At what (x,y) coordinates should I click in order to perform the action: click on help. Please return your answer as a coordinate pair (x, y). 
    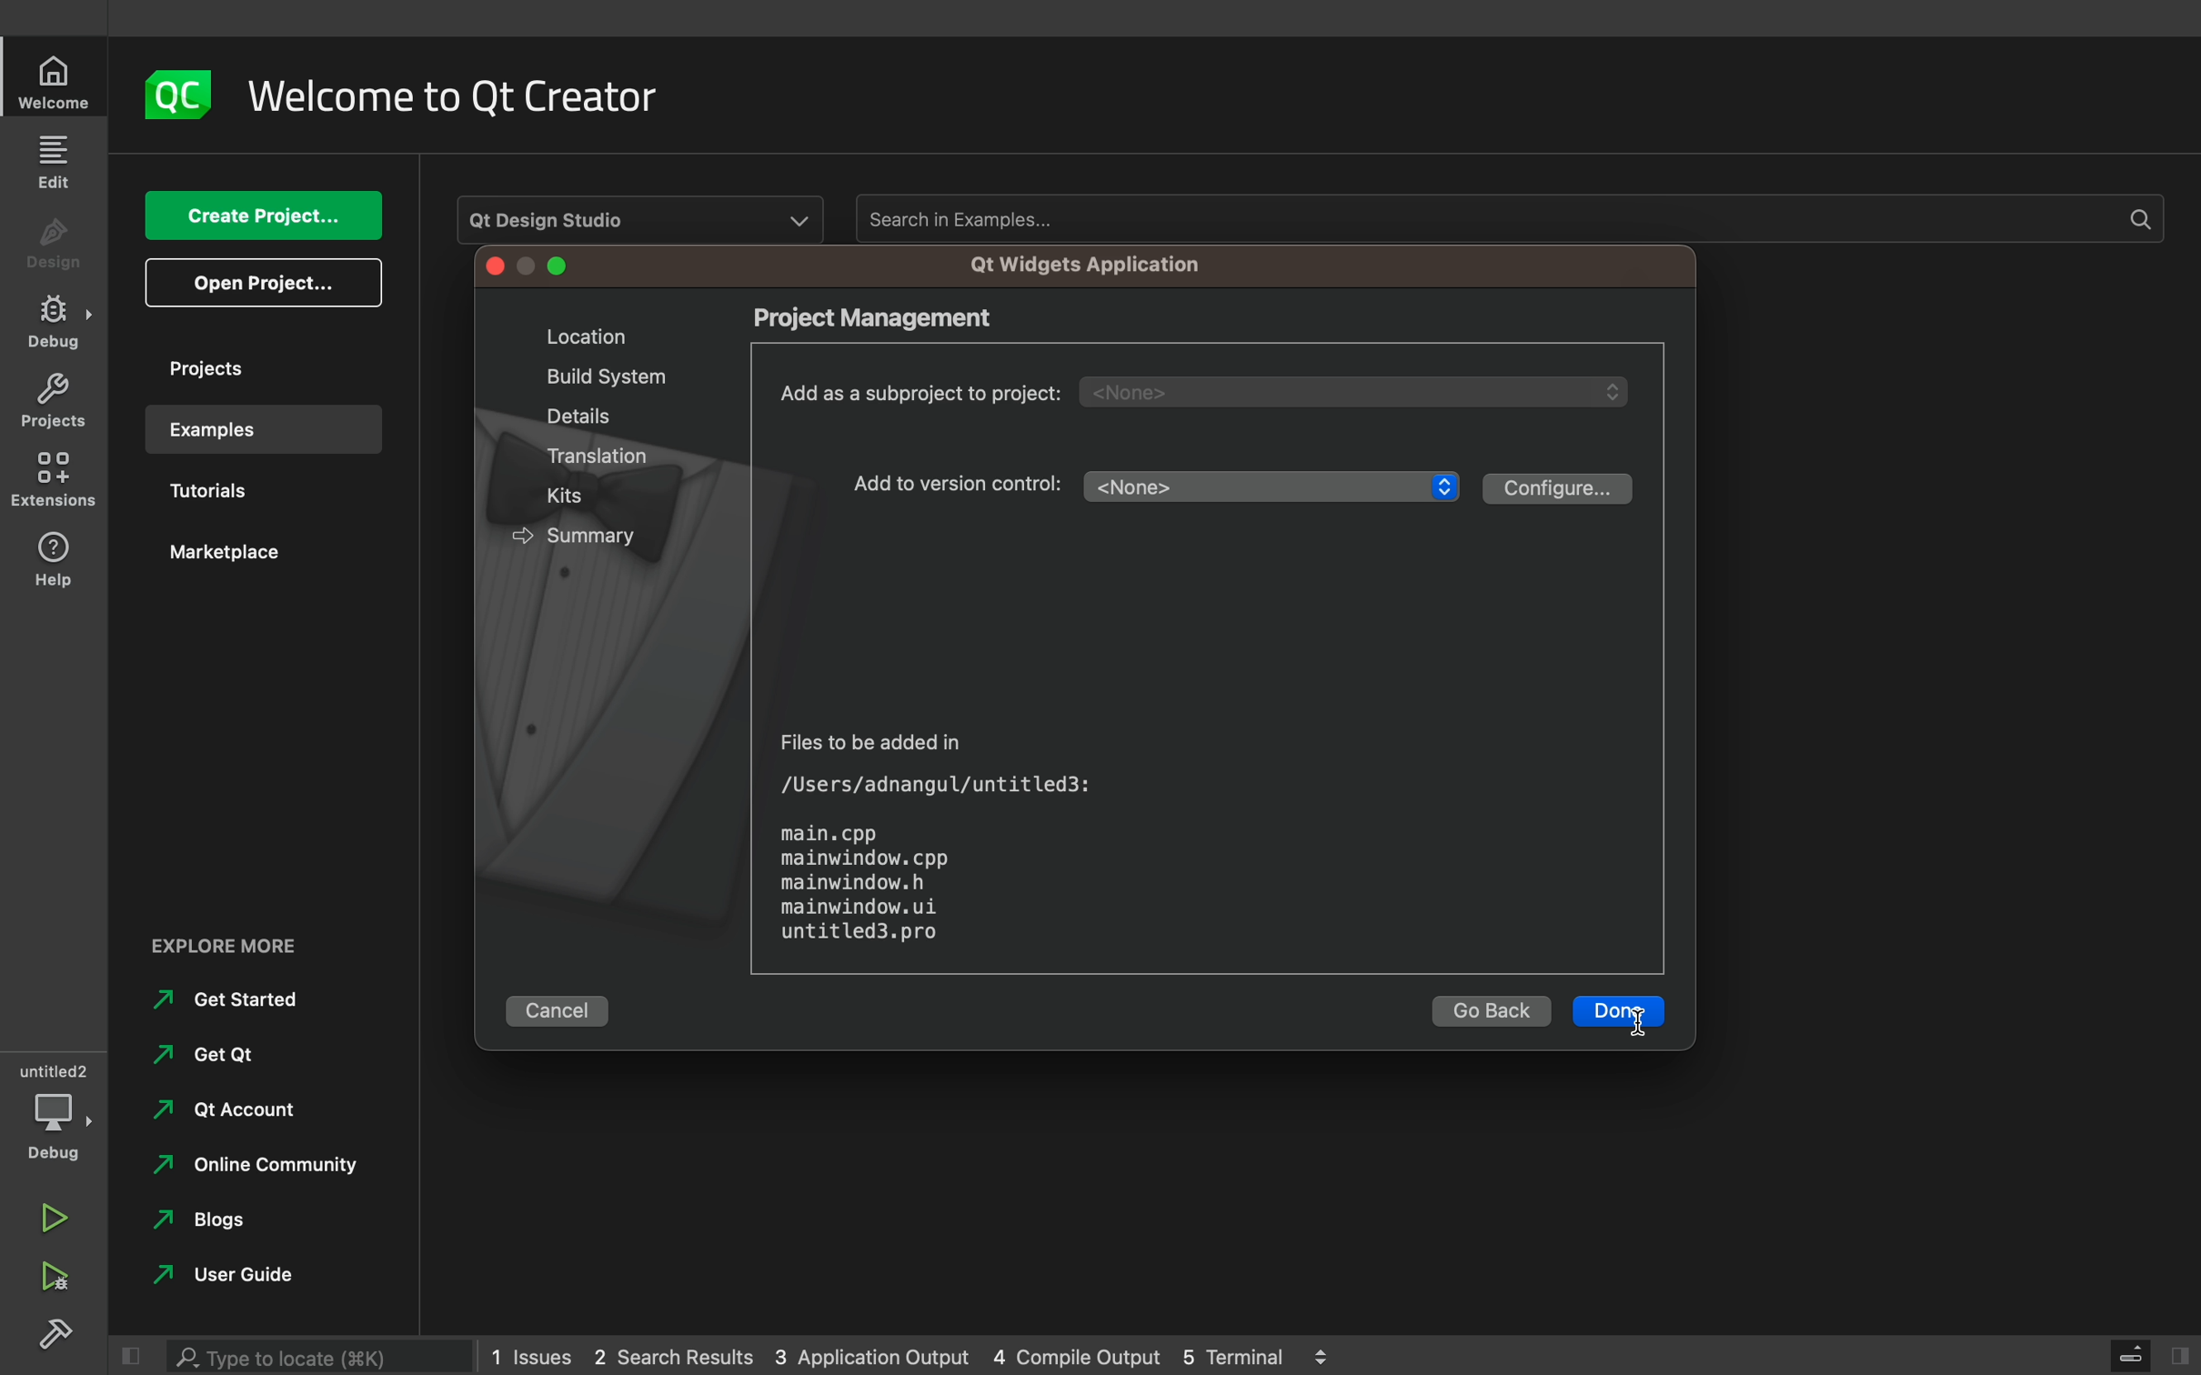
    Looking at the image, I should click on (55, 557).